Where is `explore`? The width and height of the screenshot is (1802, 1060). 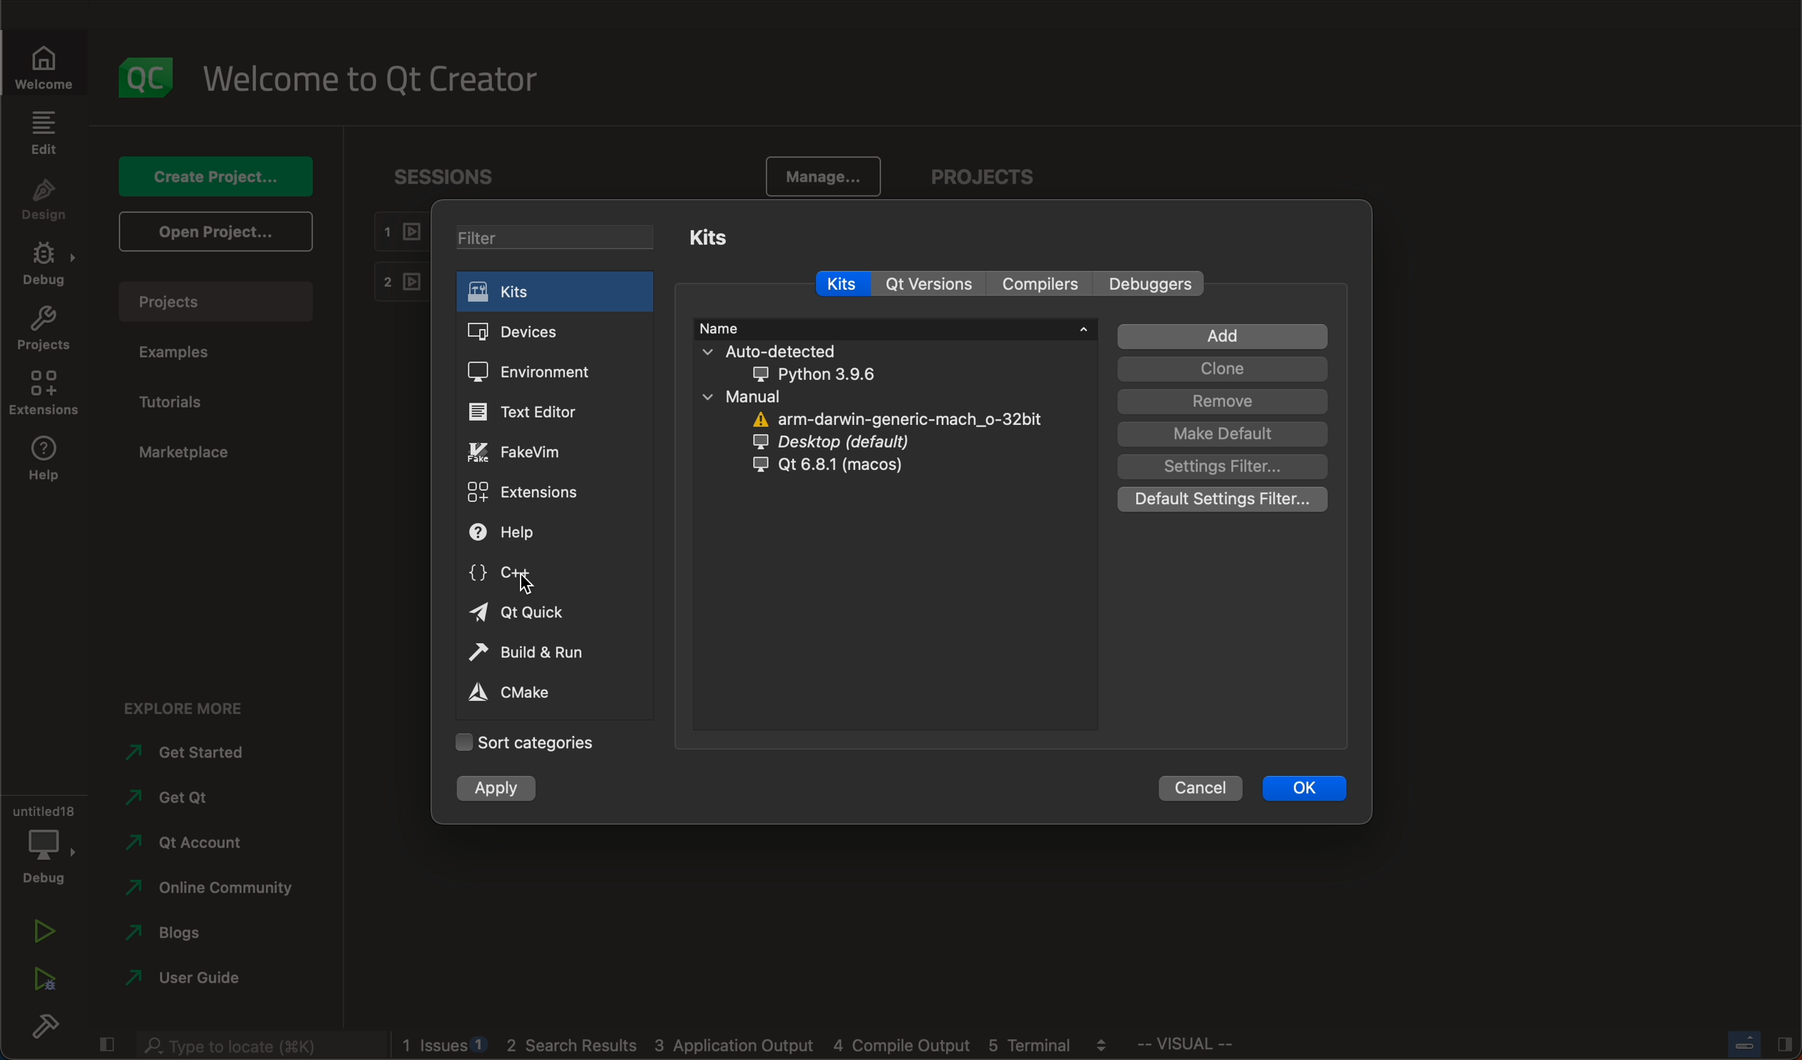
explore is located at coordinates (195, 704).